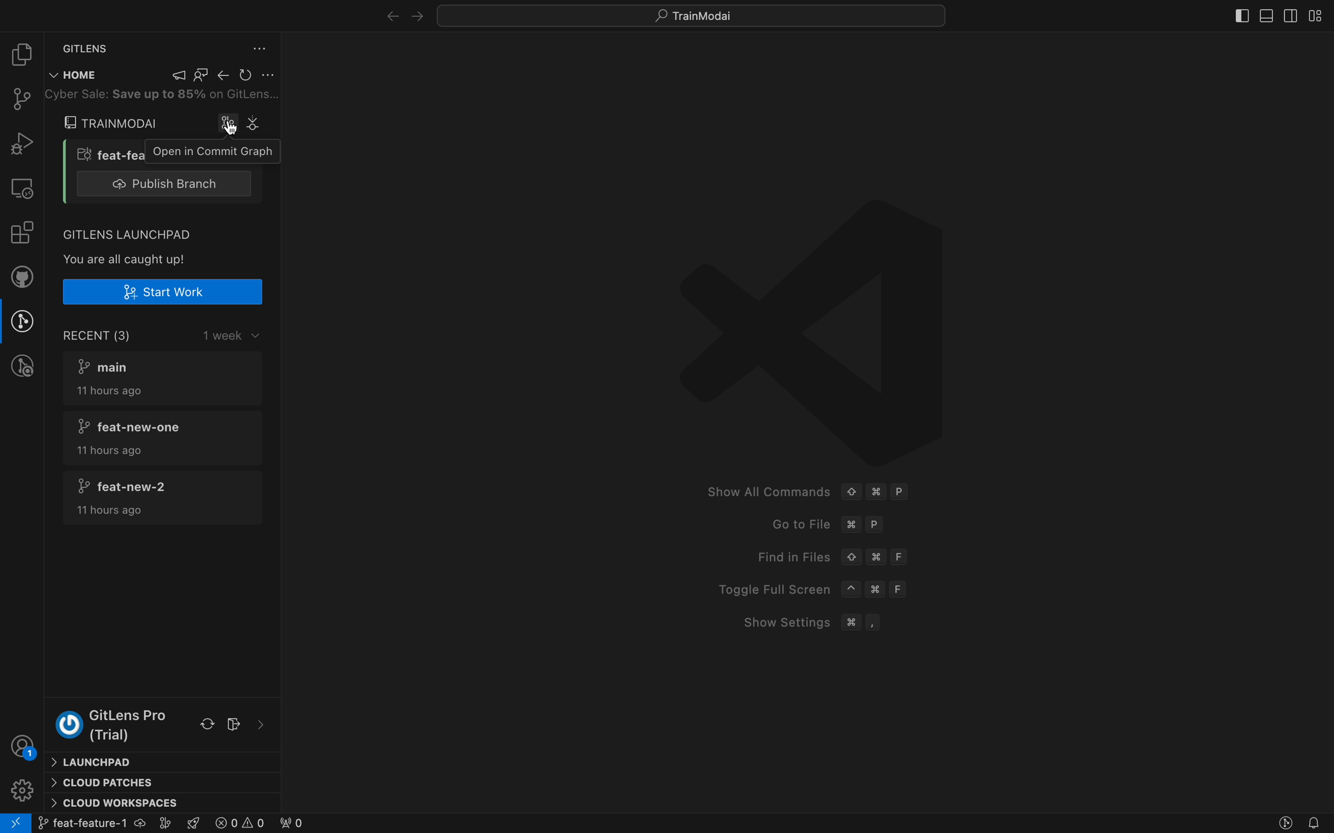 This screenshot has height=833, width=1334. Describe the element at coordinates (86, 153) in the screenshot. I see `branch` at that location.